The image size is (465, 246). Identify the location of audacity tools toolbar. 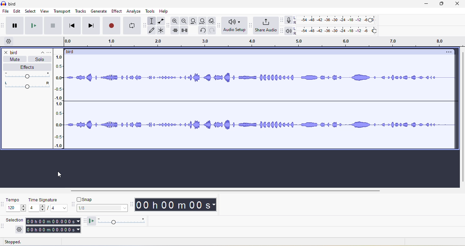
(146, 24).